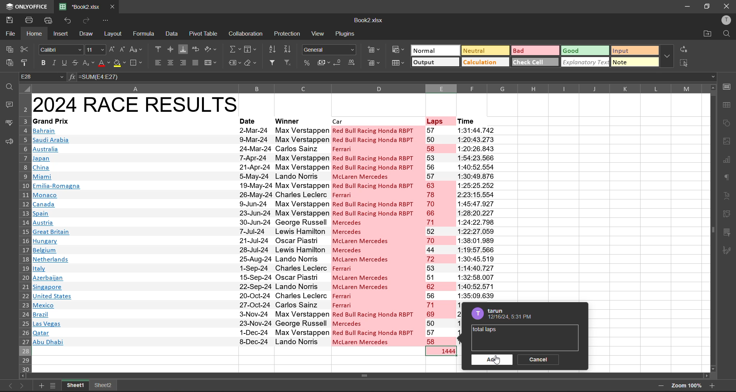  I want to click on align center, so click(172, 62).